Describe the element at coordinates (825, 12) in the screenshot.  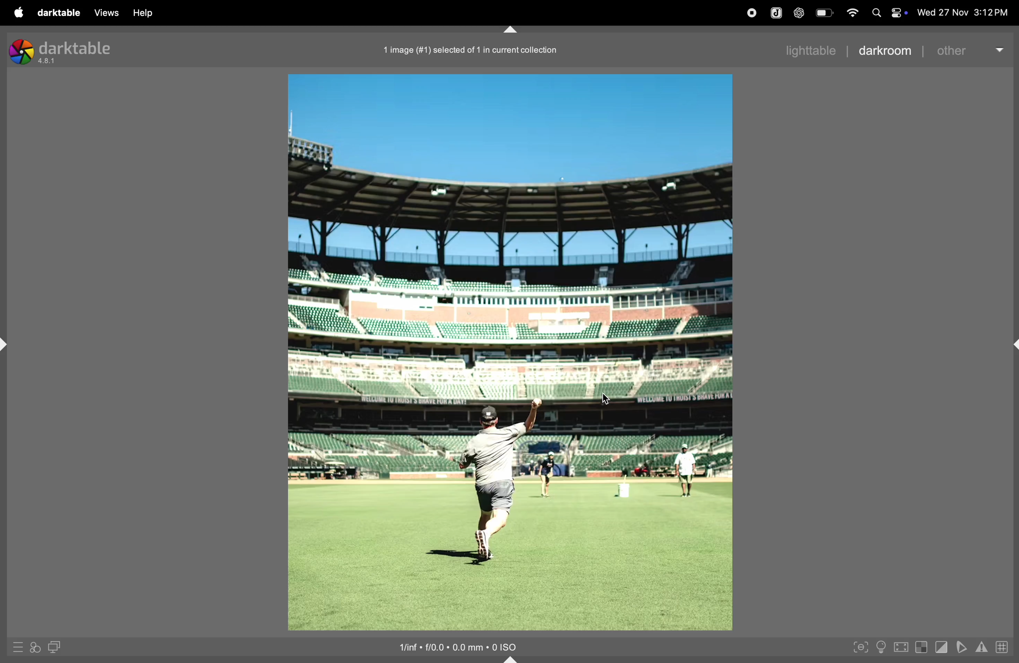
I see `battery` at that location.